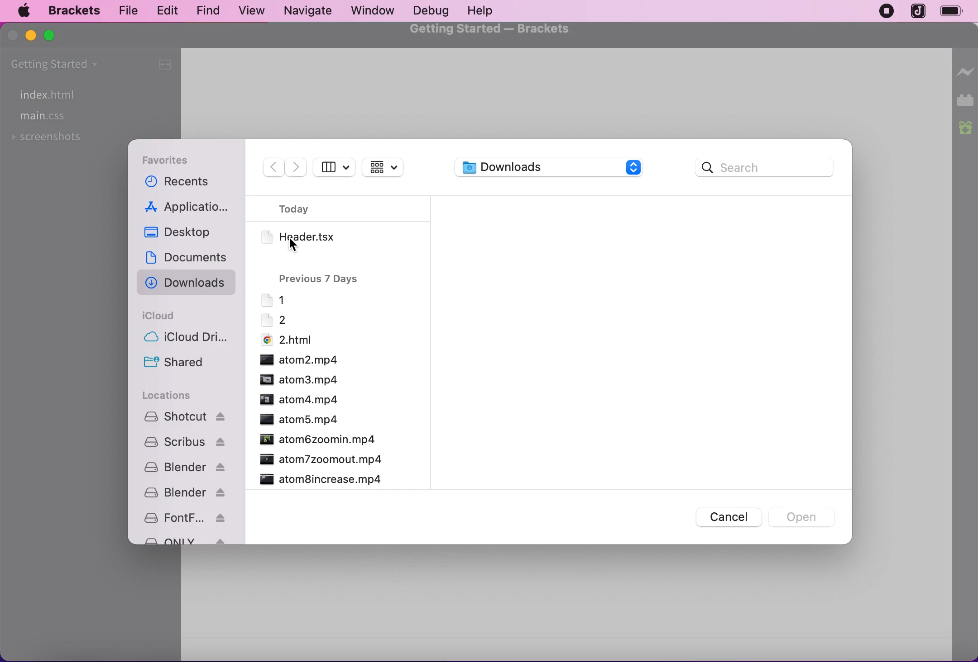  What do you see at coordinates (165, 314) in the screenshot?
I see `icloud` at bounding box center [165, 314].